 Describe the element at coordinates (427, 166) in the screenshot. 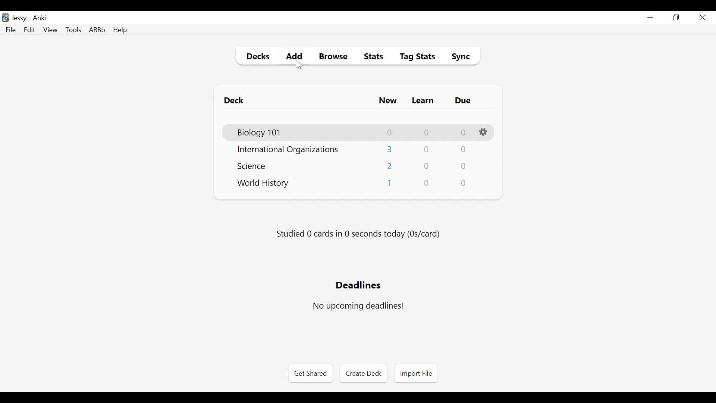

I see `Learn Card Count` at that location.